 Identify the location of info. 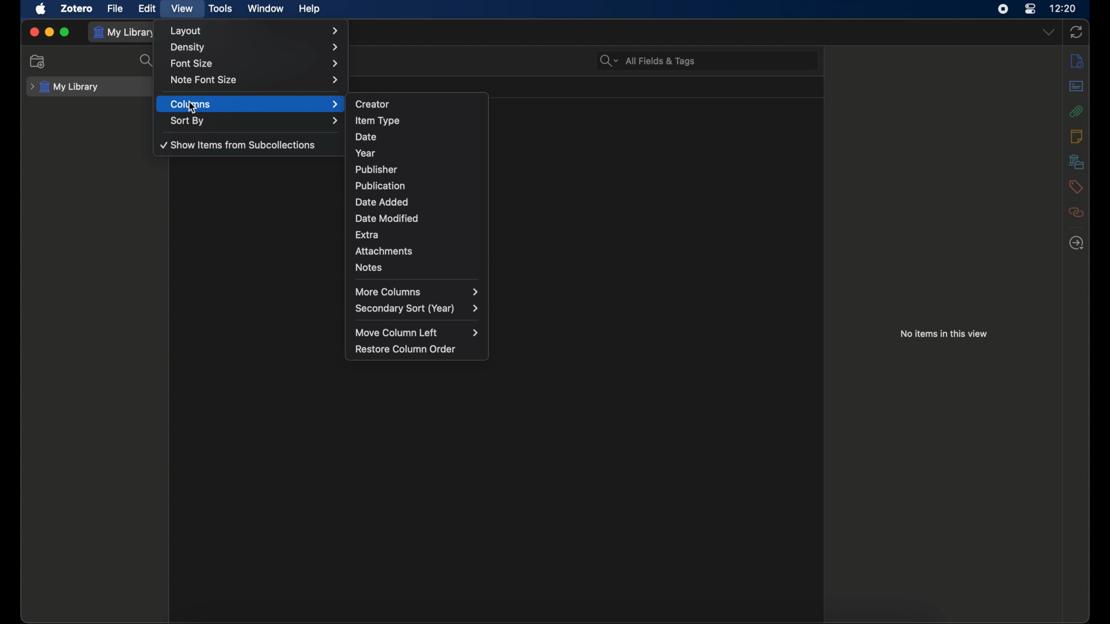
(1078, 61).